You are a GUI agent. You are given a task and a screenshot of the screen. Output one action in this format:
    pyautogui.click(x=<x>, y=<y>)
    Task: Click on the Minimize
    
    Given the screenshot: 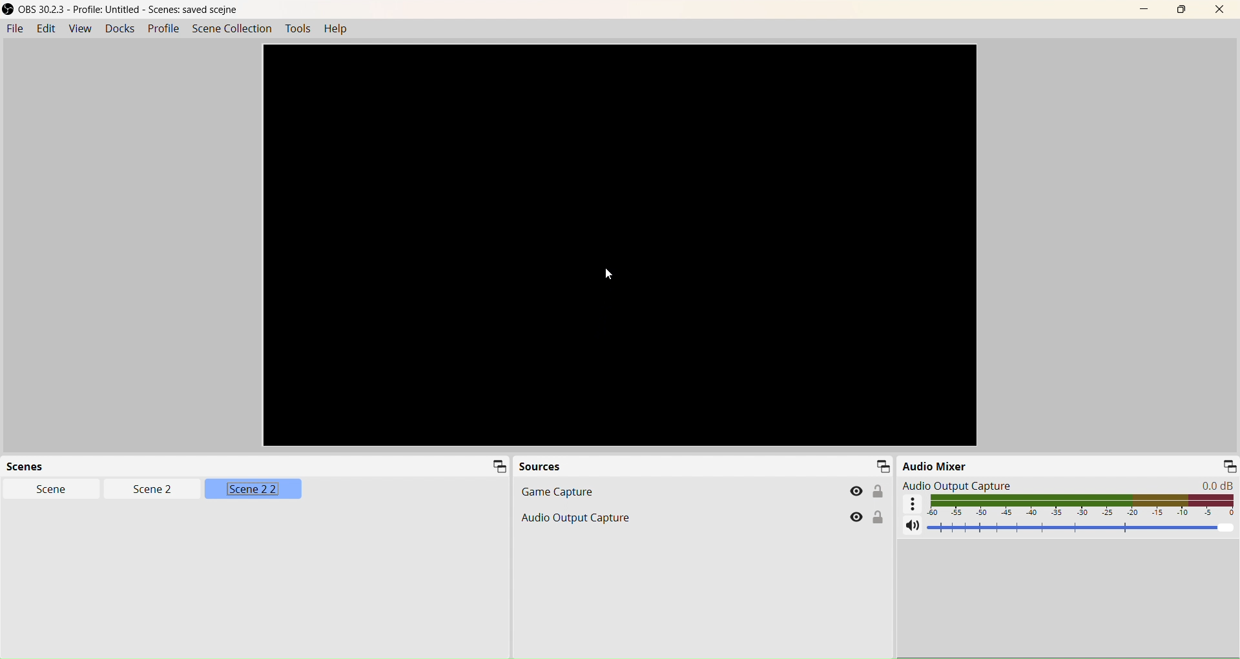 What is the action you would take?
    pyautogui.click(x=1144, y=10)
    